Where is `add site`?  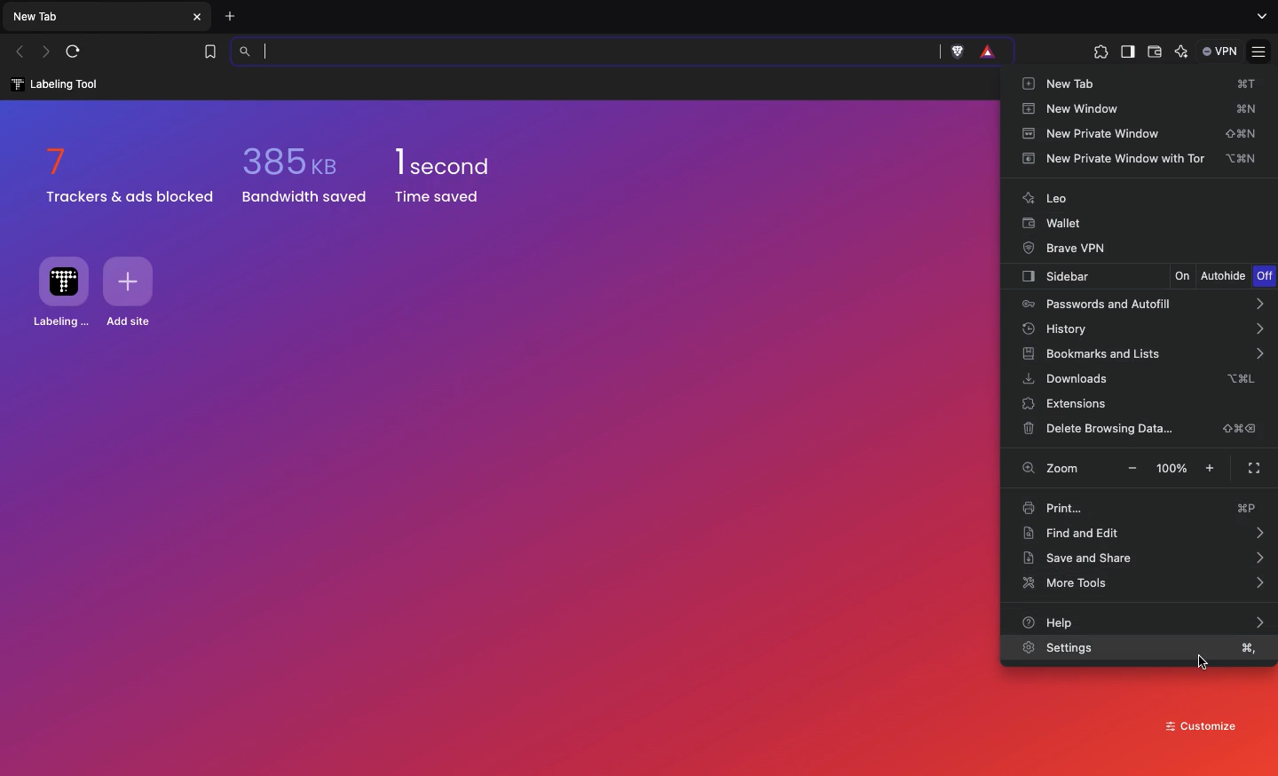 add site is located at coordinates (136, 291).